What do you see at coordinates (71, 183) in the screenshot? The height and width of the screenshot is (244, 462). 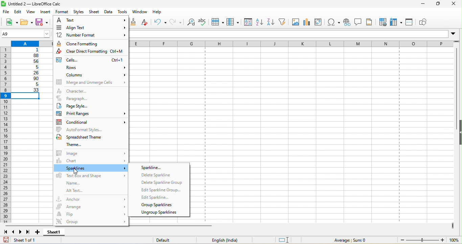 I see `name` at bounding box center [71, 183].